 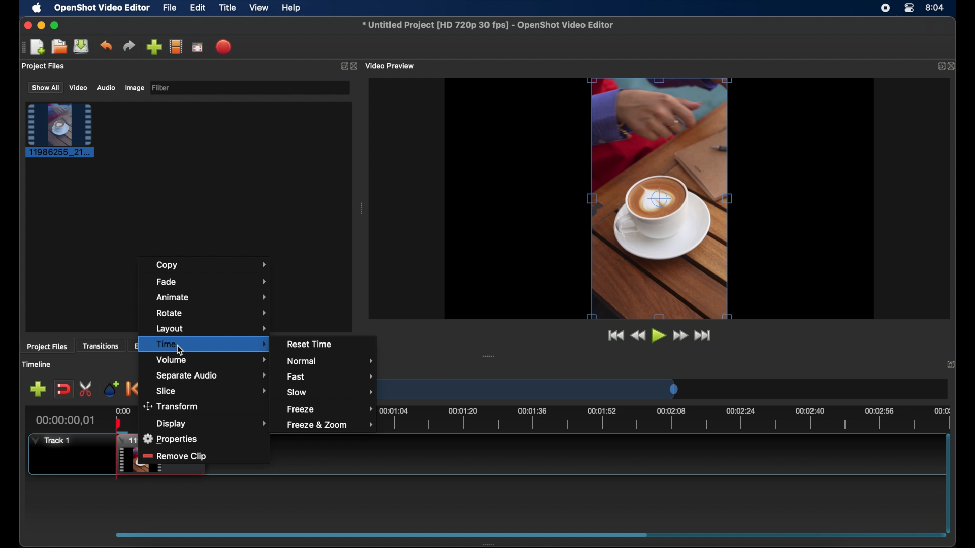 What do you see at coordinates (702, 336) in the screenshot?
I see `jump to end` at bounding box center [702, 336].